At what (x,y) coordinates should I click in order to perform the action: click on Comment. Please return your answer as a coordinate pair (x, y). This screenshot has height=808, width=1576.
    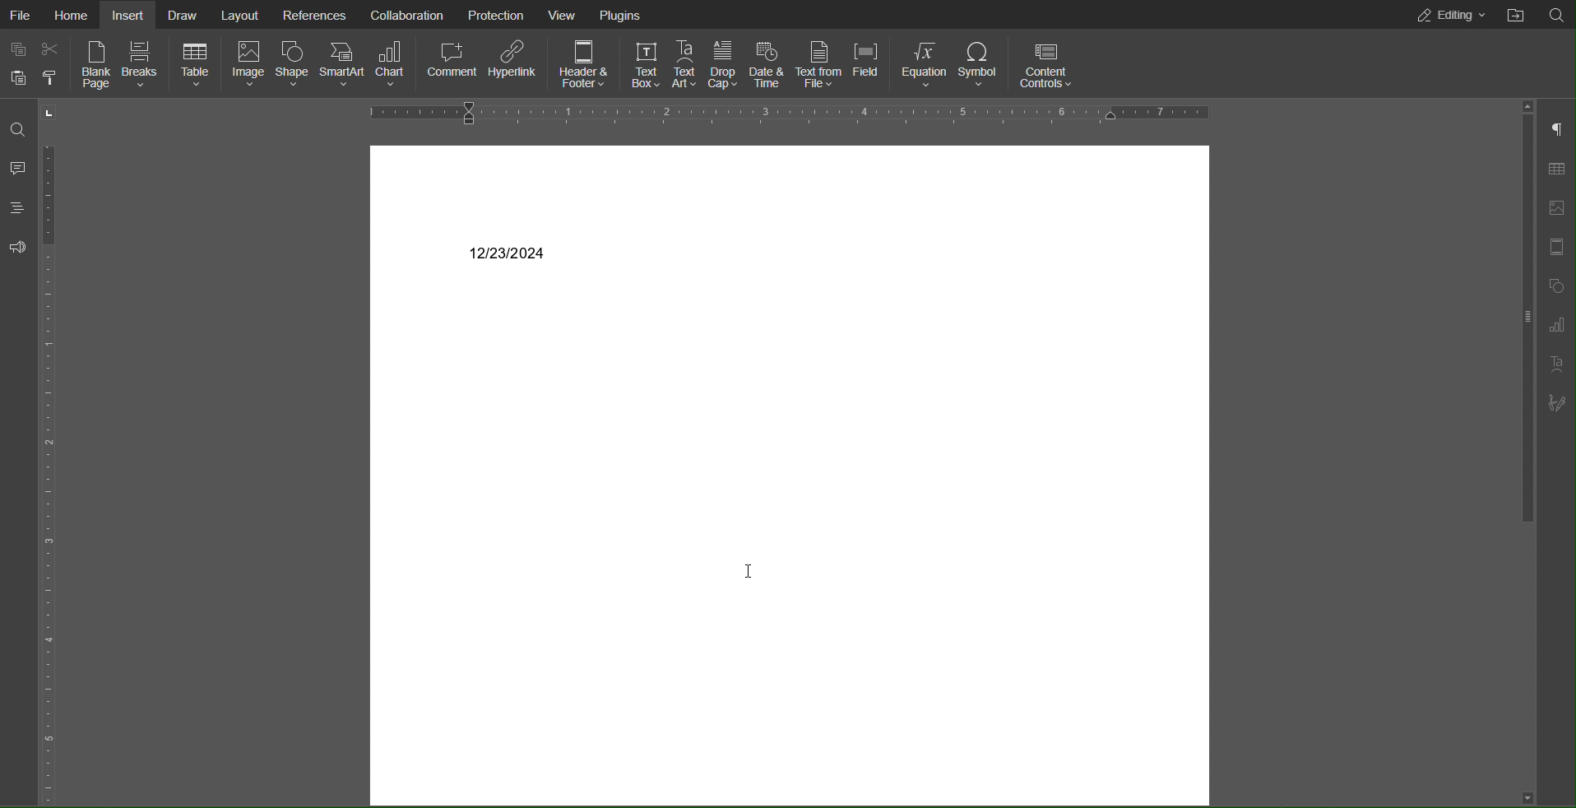
    Looking at the image, I should click on (19, 167).